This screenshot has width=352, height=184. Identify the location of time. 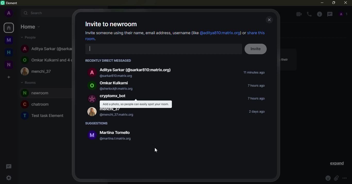
(253, 72).